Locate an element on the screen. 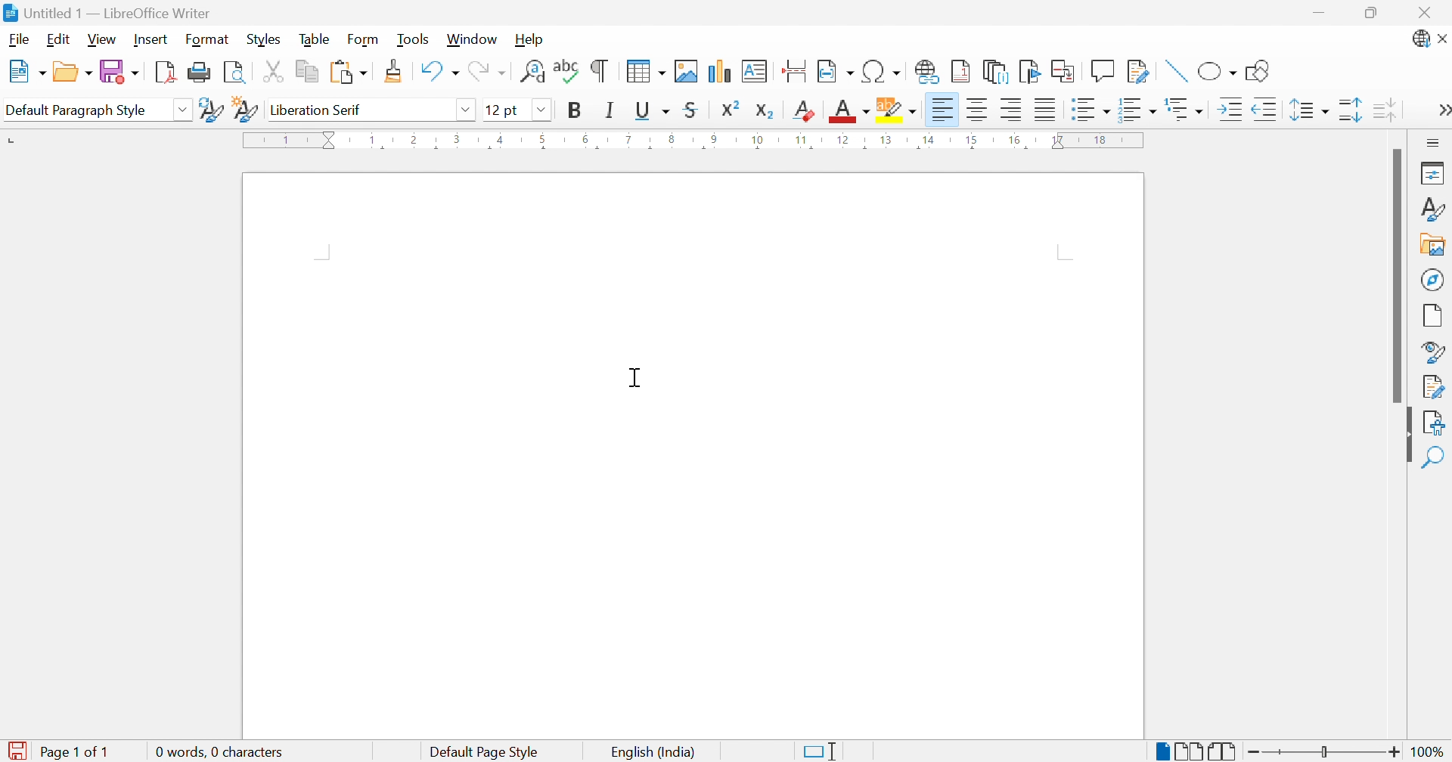 This screenshot has height=762, width=1452. Update selected style is located at coordinates (211, 110).